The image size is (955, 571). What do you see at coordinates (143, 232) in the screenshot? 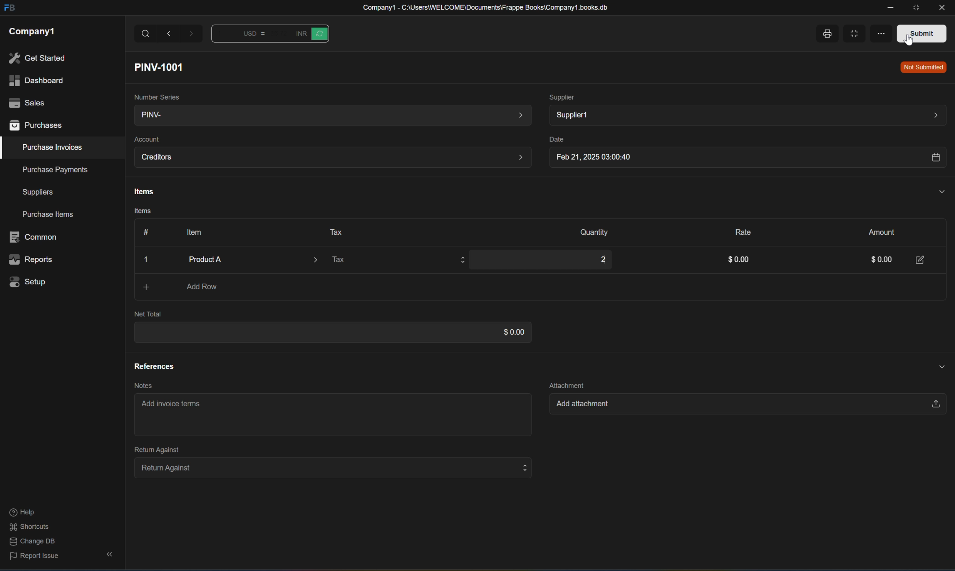
I see `` at bounding box center [143, 232].